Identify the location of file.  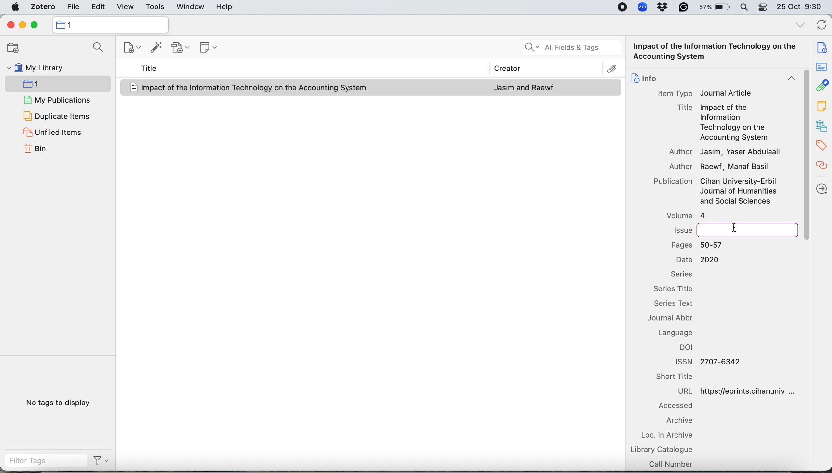
(73, 6).